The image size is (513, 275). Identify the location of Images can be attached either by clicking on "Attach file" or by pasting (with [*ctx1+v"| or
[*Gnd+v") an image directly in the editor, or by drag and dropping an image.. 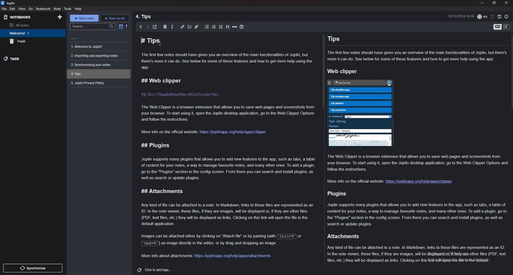
(225, 241).